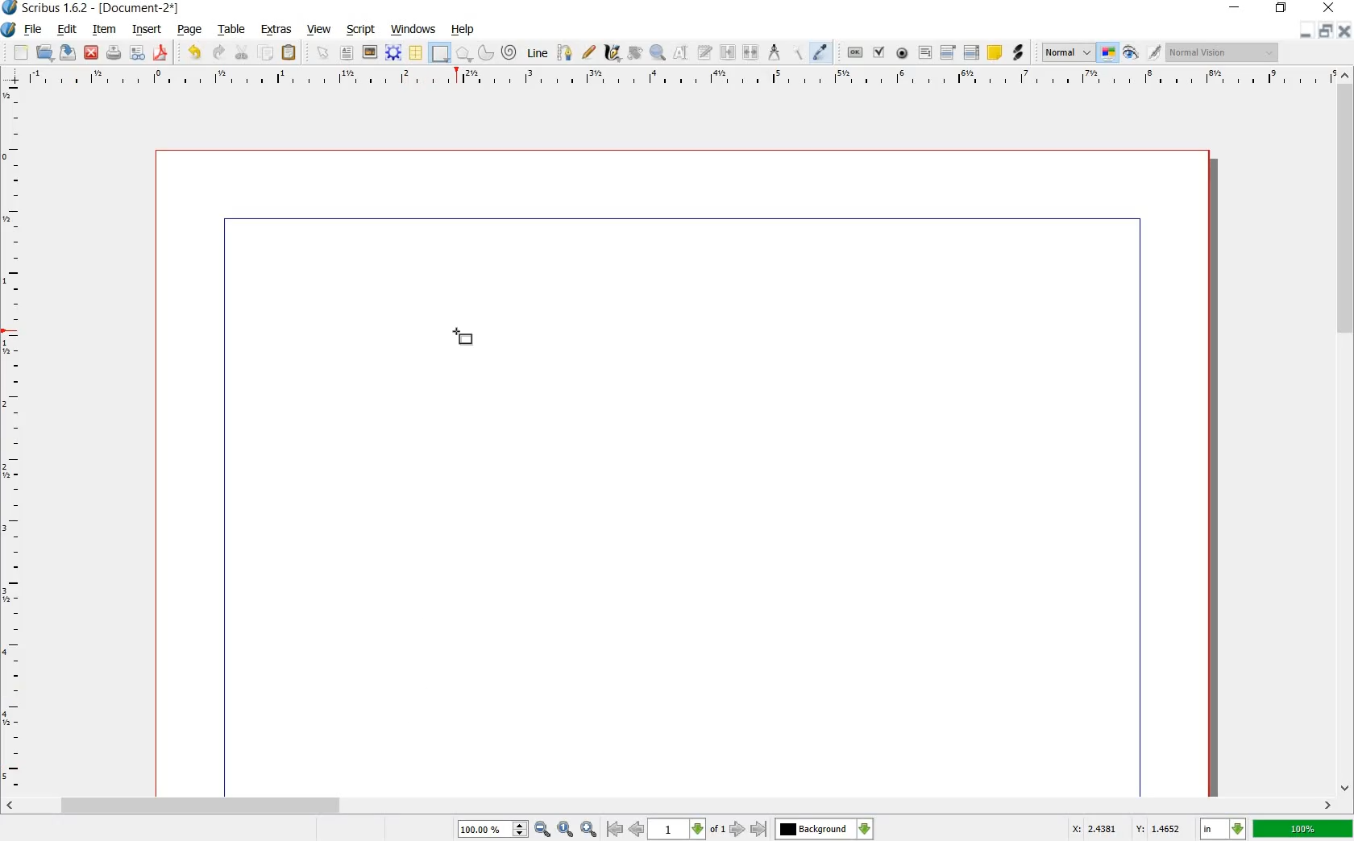  I want to click on RULER, so click(14, 438).